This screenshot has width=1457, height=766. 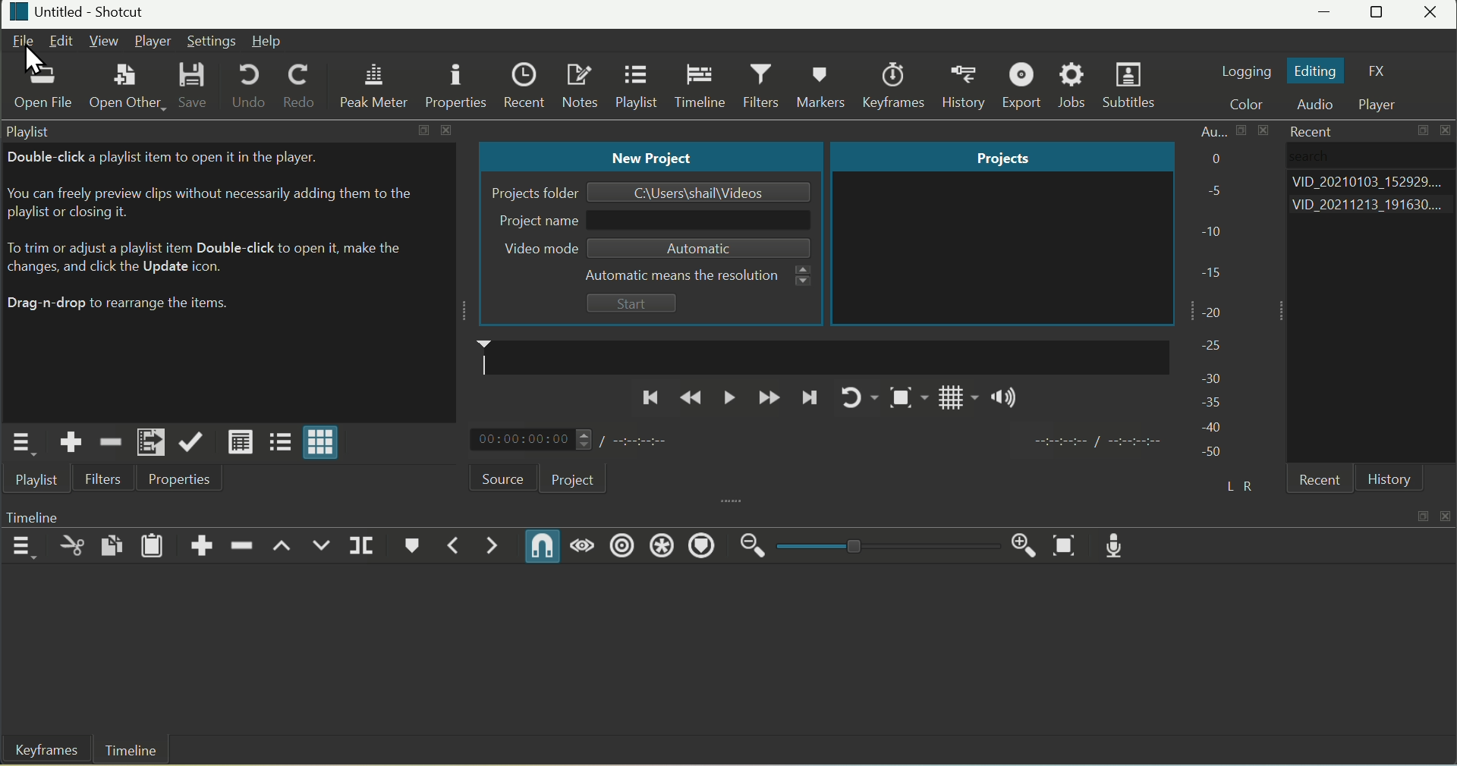 What do you see at coordinates (769, 399) in the screenshot?
I see `Forward` at bounding box center [769, 399].